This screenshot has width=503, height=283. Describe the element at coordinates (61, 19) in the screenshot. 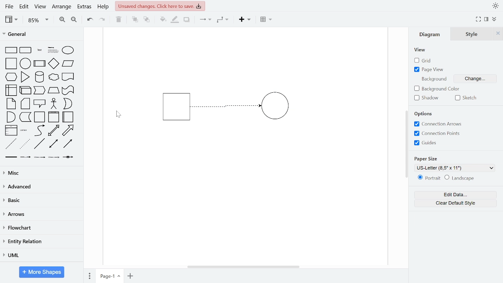

I see `zoom in` at that location.